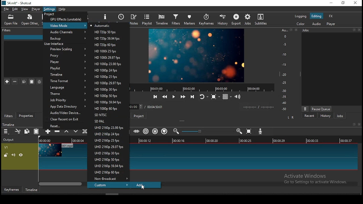  Describe the element at coordinates (107, 70) in the screenshot. I see `resolution option` at that location.